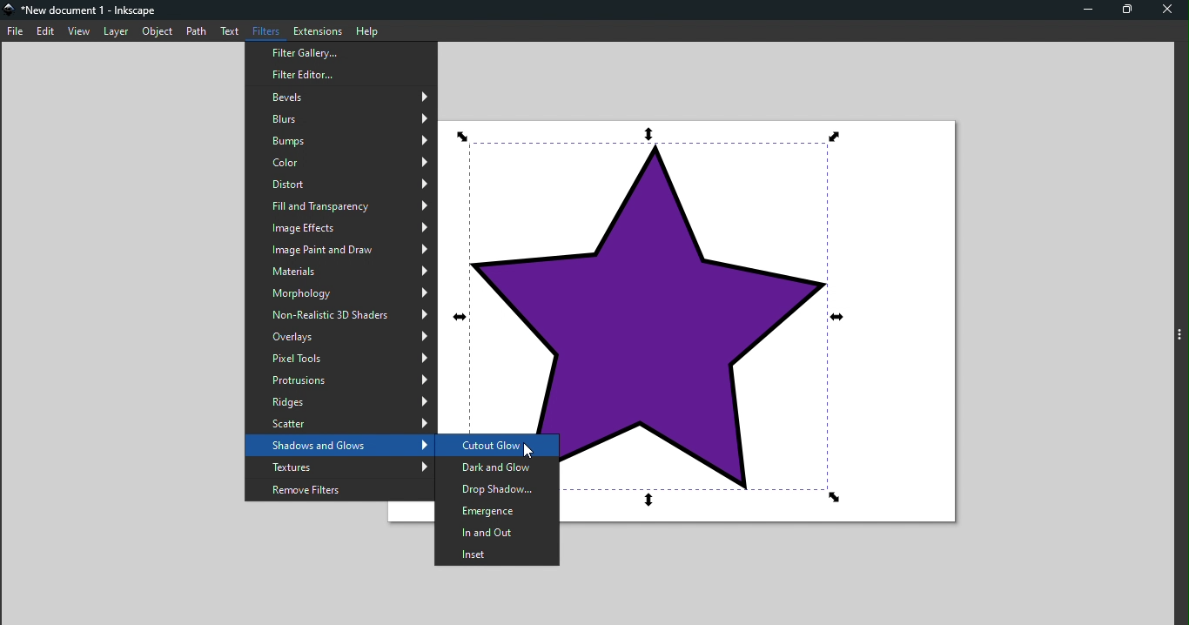  Describe the element at coordinates (314, 30) in the screenshot. I see `Extensions` at that location.